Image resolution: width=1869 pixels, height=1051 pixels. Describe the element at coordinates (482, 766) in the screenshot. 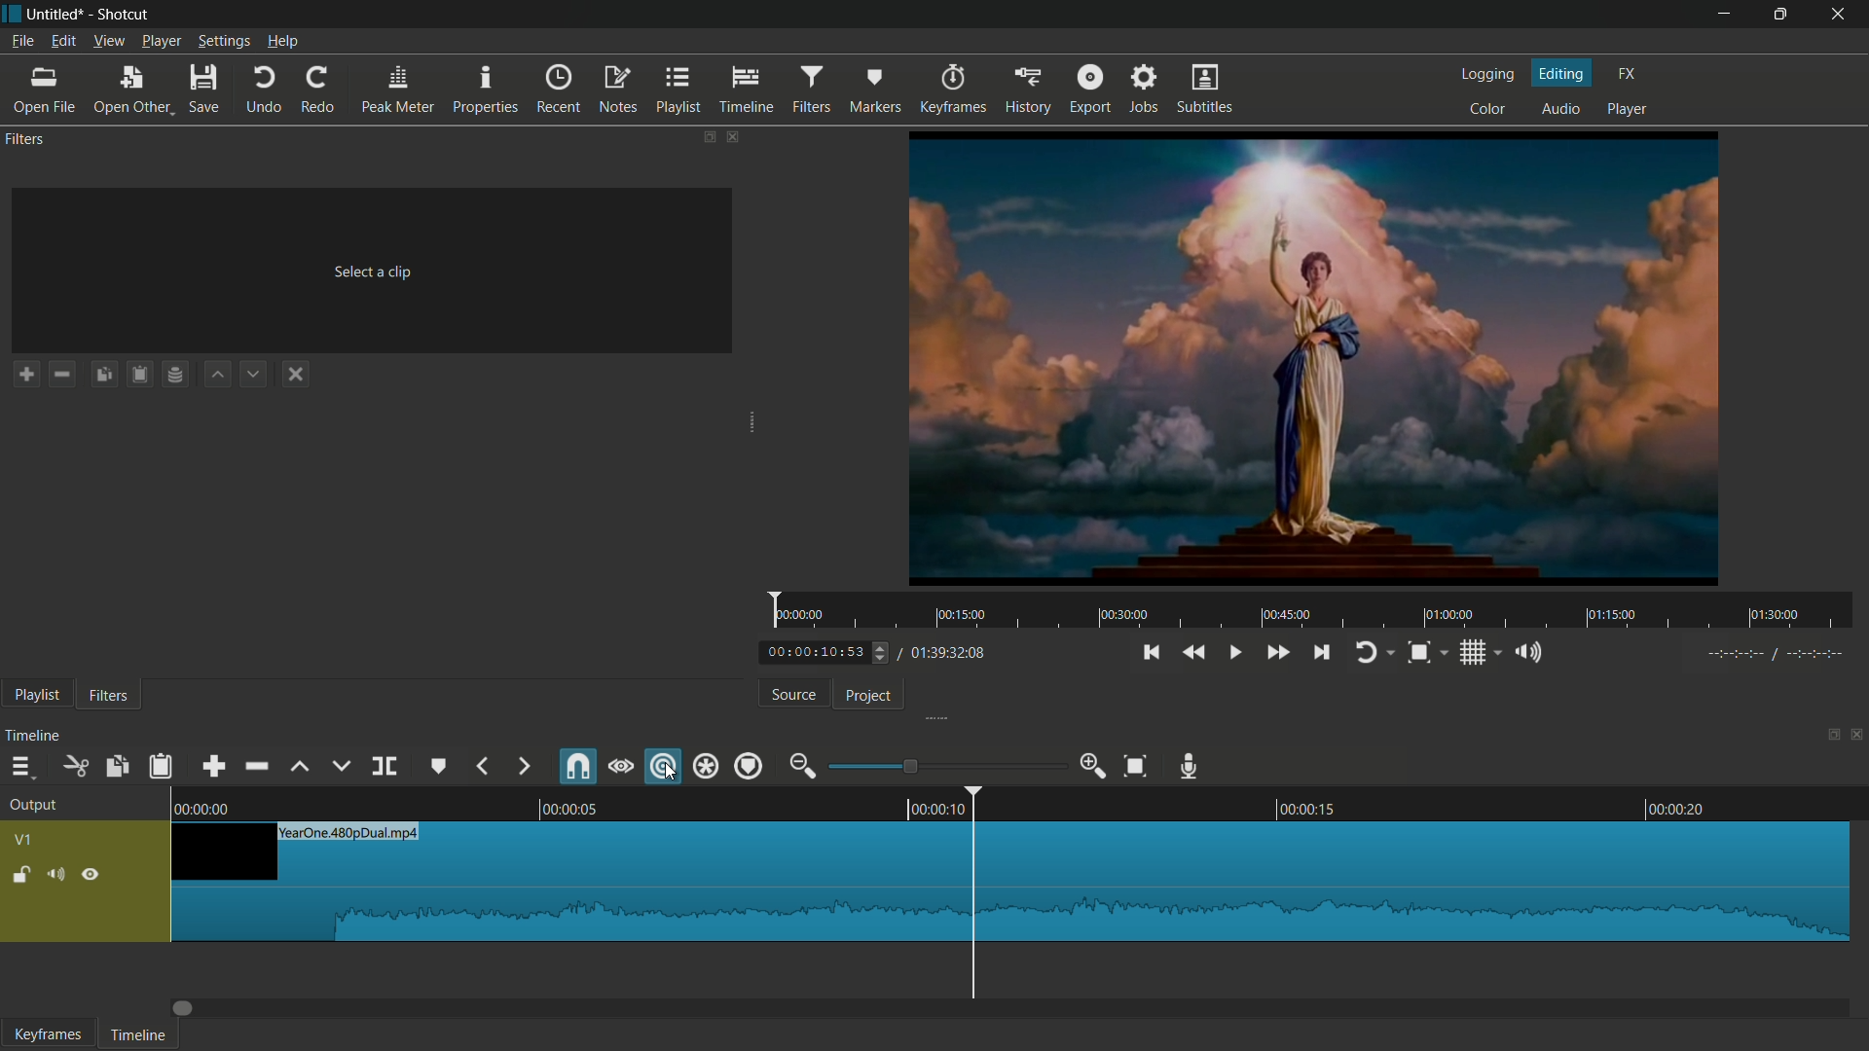

I see `previous markers` at that location.